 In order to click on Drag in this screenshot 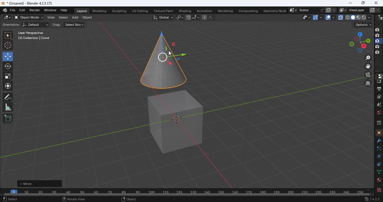, I will do `click(56, 25)`.